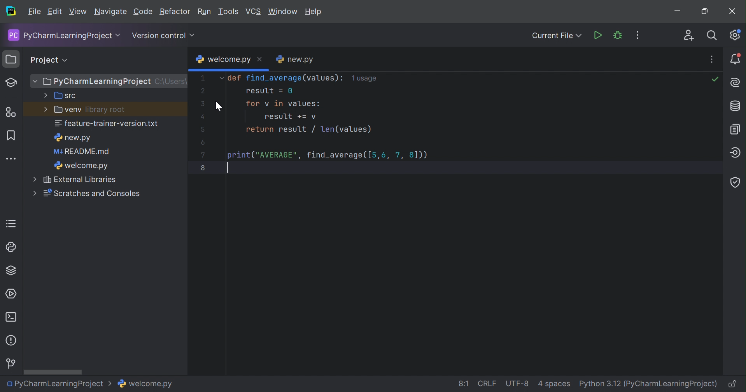  I want to click on VCS, so click(253, 12).